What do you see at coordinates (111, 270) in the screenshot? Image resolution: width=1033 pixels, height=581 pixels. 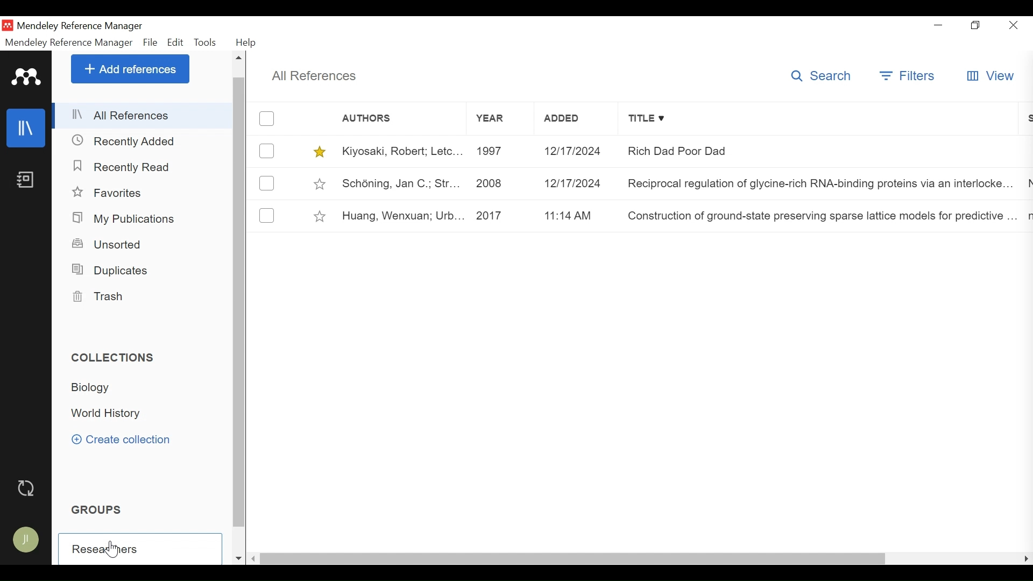 I see `Duplicates` at bounding box center [111, 270].